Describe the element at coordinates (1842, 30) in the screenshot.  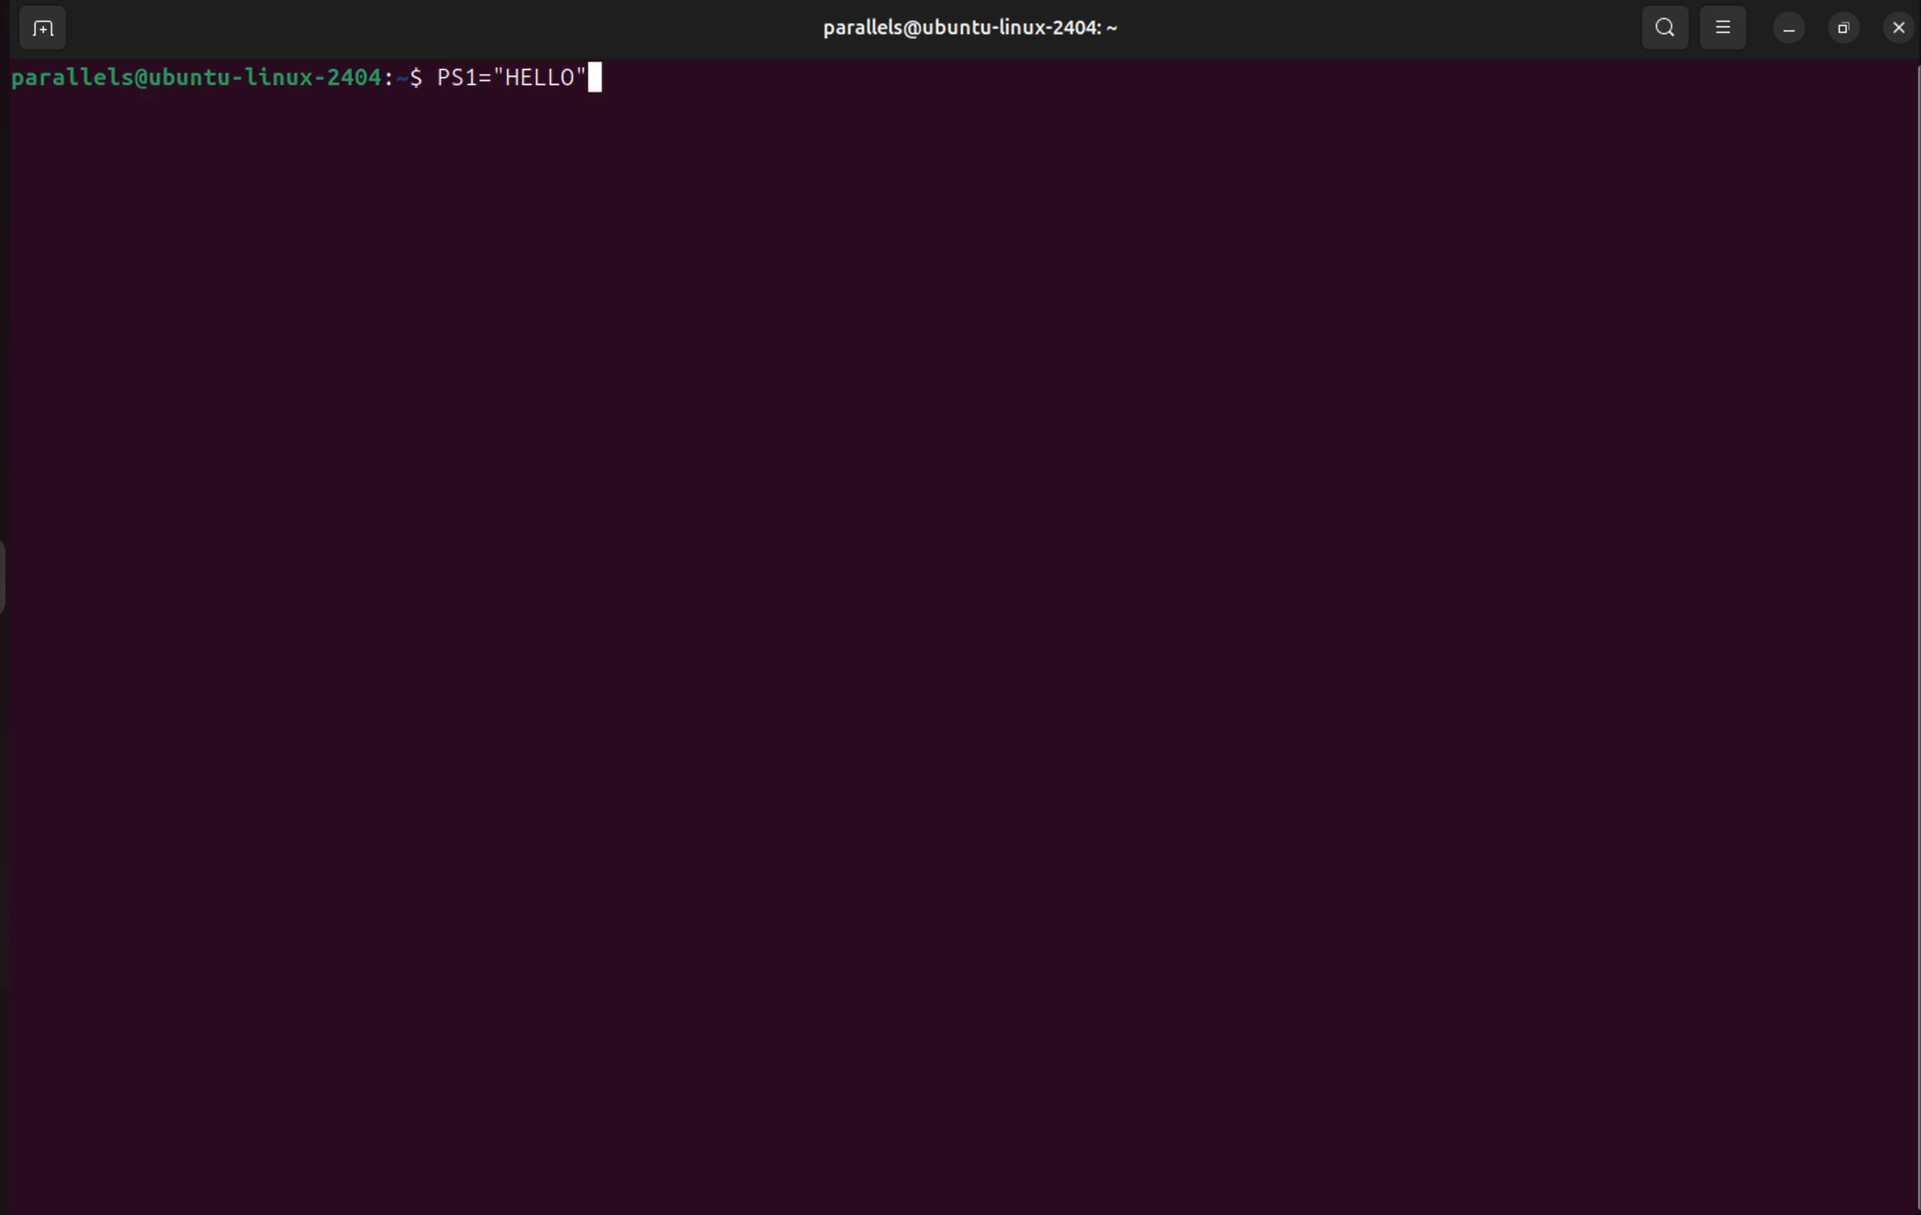
I see `resize ` at that location.